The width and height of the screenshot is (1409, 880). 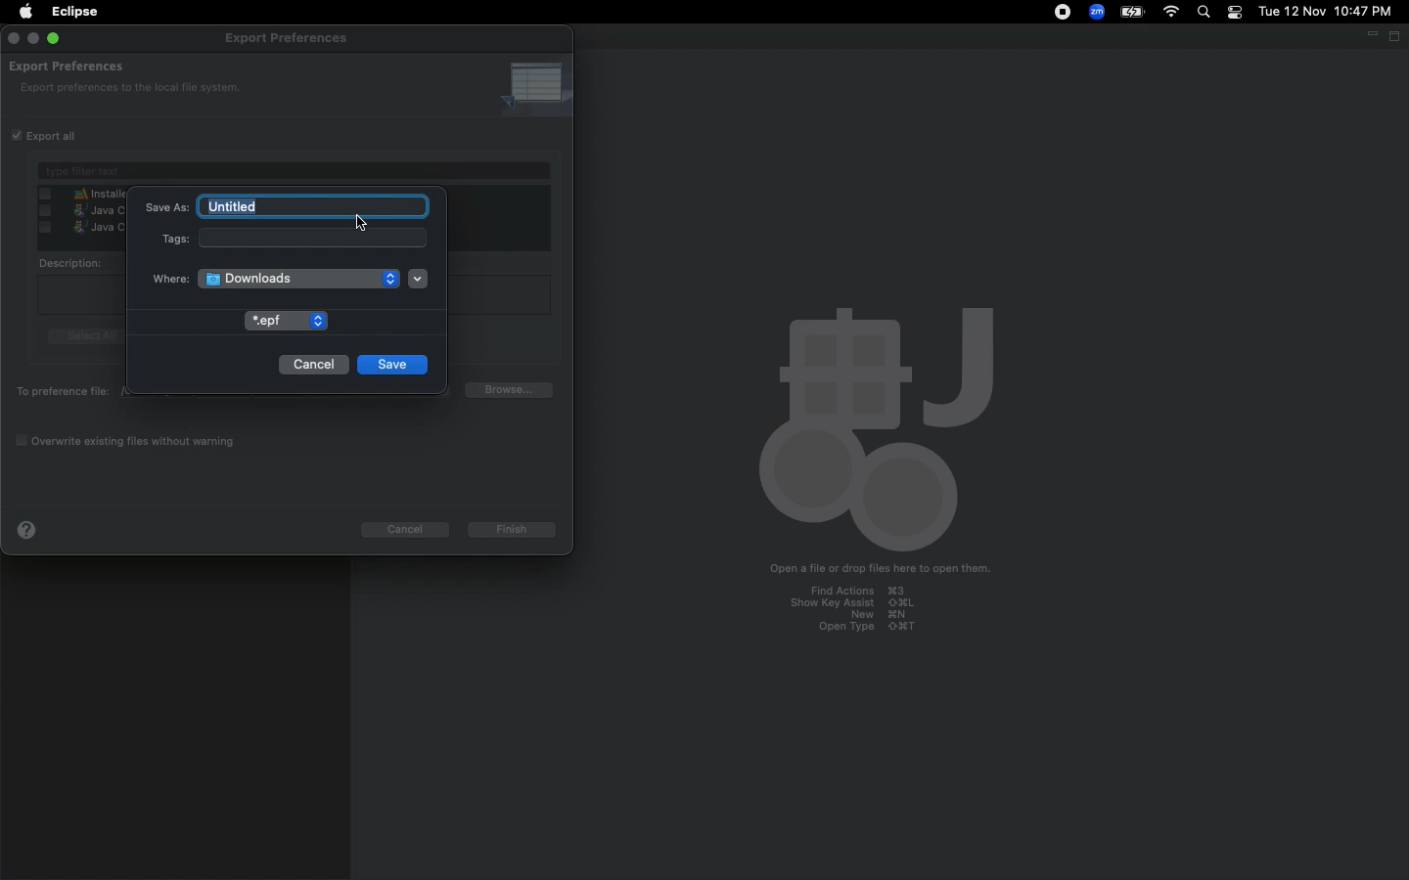 What do you see at coordinates (1096, 12) in the screenshot?
I see `Zoom` at bounding box center [1096, 12].